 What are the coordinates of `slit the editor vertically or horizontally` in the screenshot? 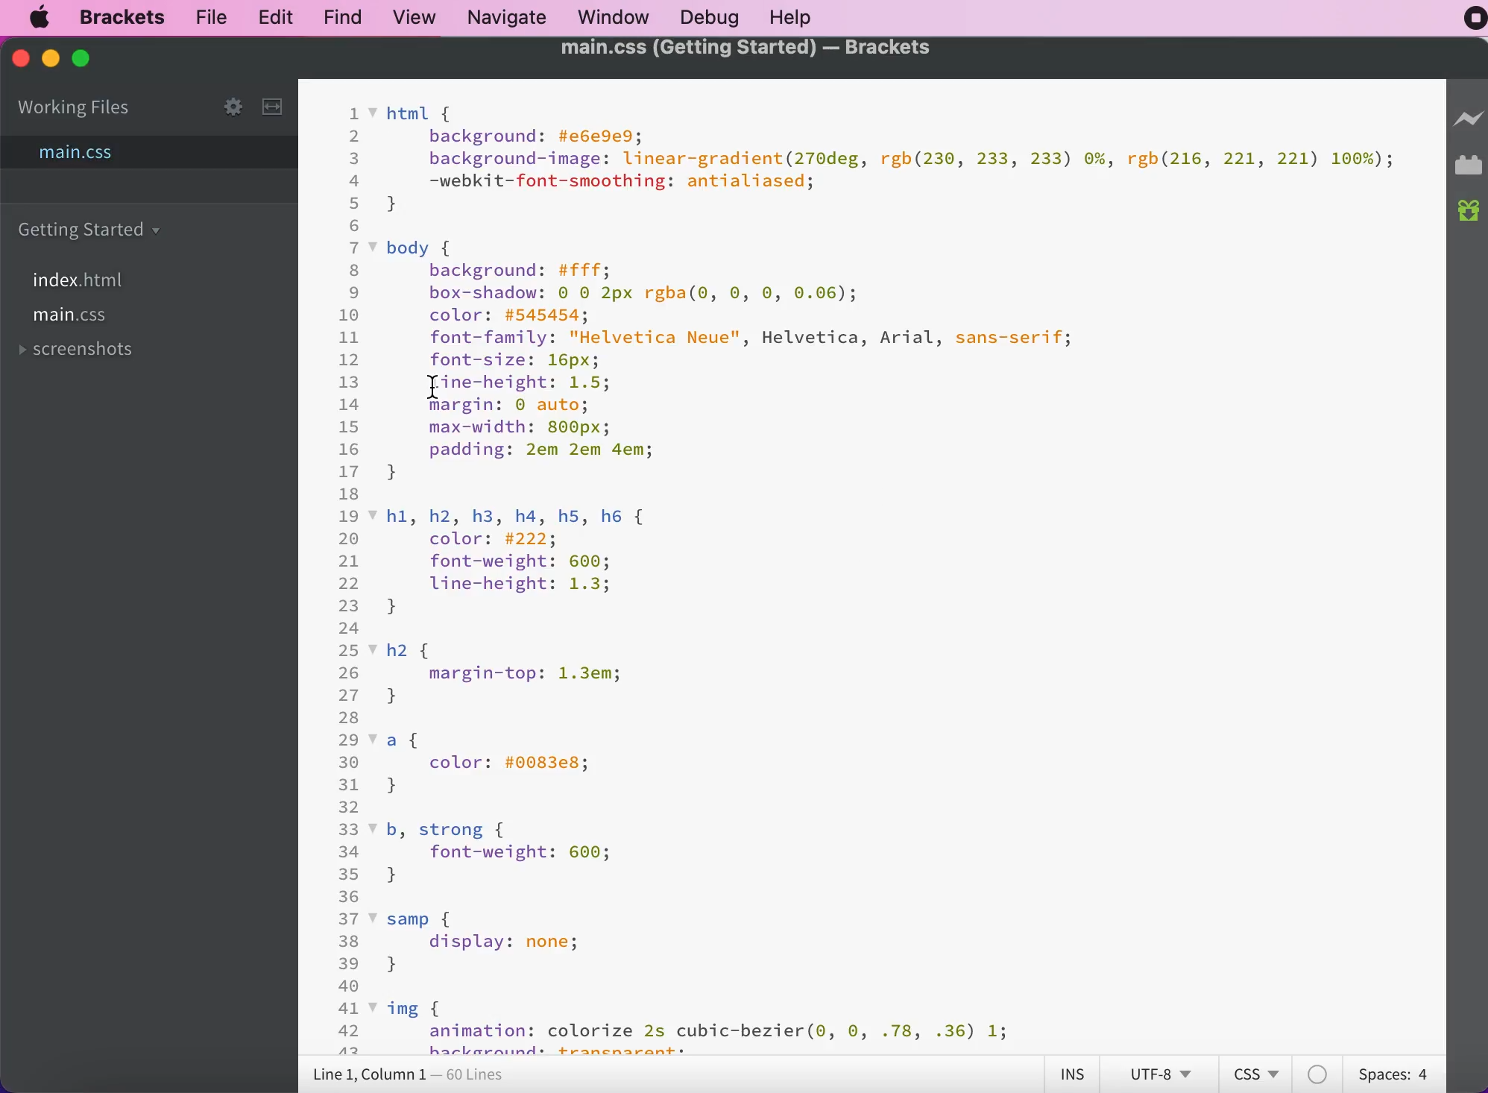 It's located at (271, 108).